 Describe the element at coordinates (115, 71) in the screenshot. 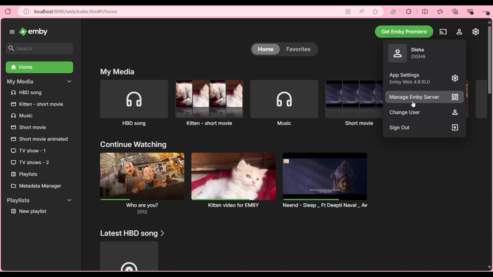

I see `my media` at that location.